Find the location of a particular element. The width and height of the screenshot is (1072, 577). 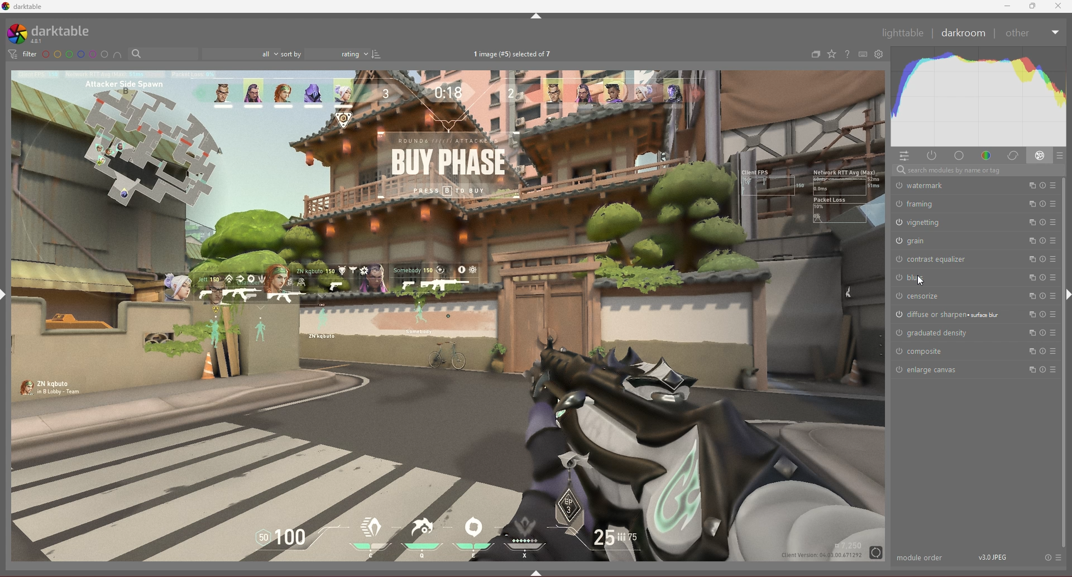

reset is located at coordinates (1042, 314).